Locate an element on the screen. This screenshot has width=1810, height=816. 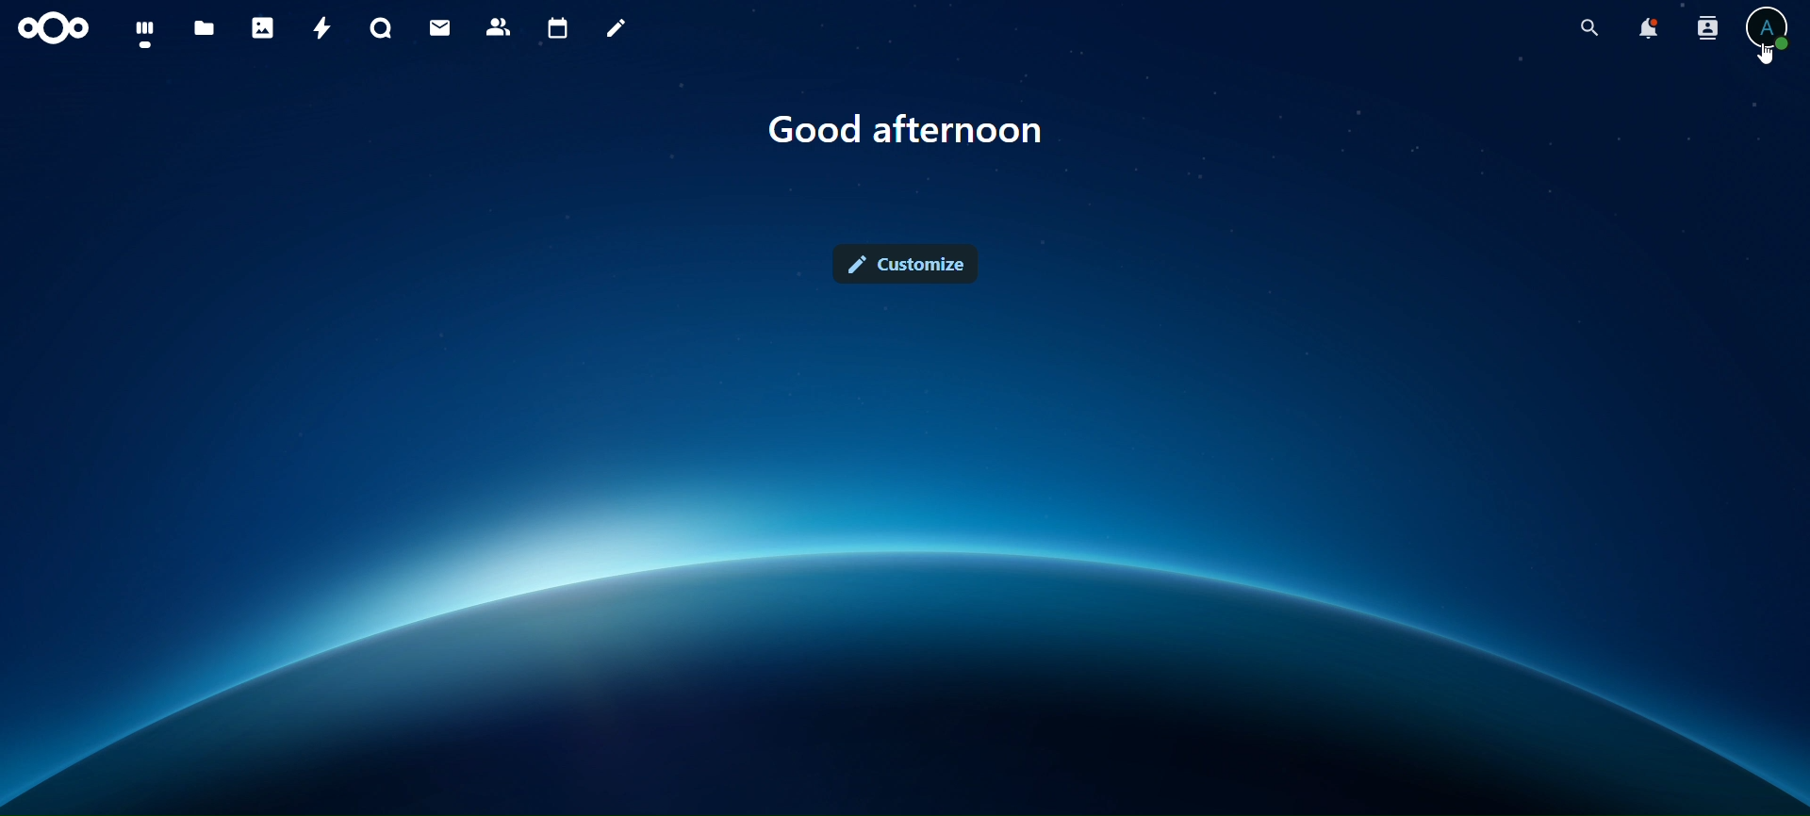
calendar is located at coordinates (556, 26).